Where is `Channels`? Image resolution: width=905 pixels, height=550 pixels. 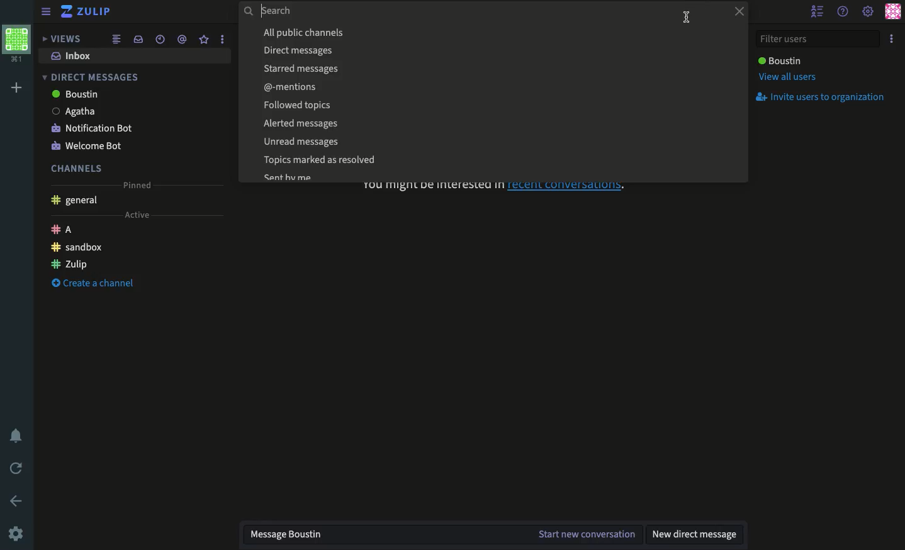 Channels is located at coordinates (77, 169).